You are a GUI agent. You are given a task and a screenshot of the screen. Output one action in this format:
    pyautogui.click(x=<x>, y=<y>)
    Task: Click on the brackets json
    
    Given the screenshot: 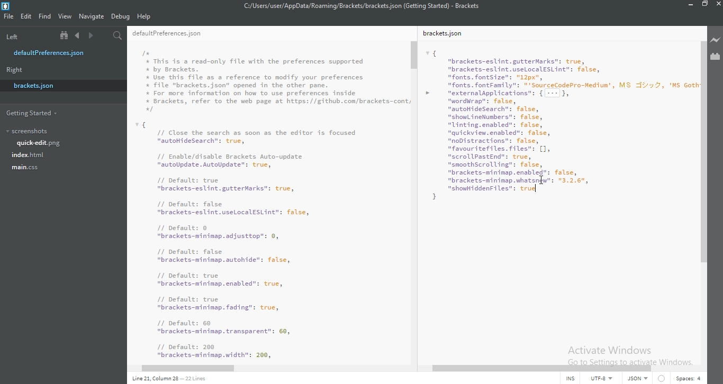 What is the action you would take?
    pyautogui.click(x=447, y=32)
    